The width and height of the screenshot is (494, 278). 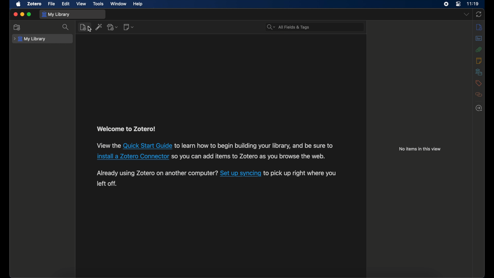 I want to click on abstract, so click(x=479, y=38).